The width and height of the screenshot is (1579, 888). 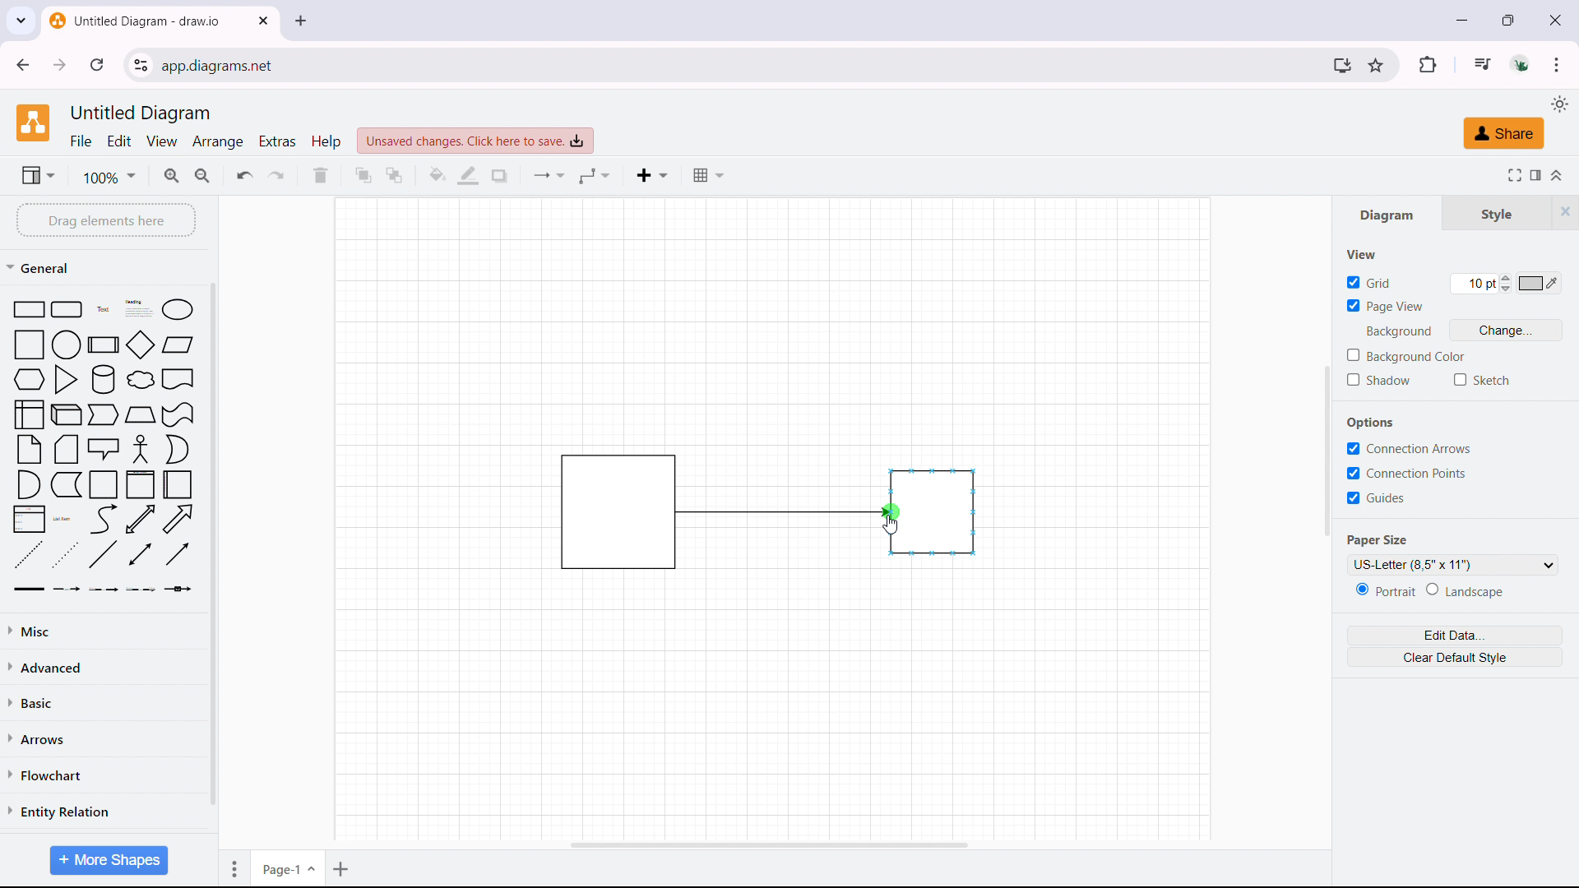 What do you see at coordinates (1451, 563) in the screenshot?
I see `paper size` at bounding box center [1451, 563].